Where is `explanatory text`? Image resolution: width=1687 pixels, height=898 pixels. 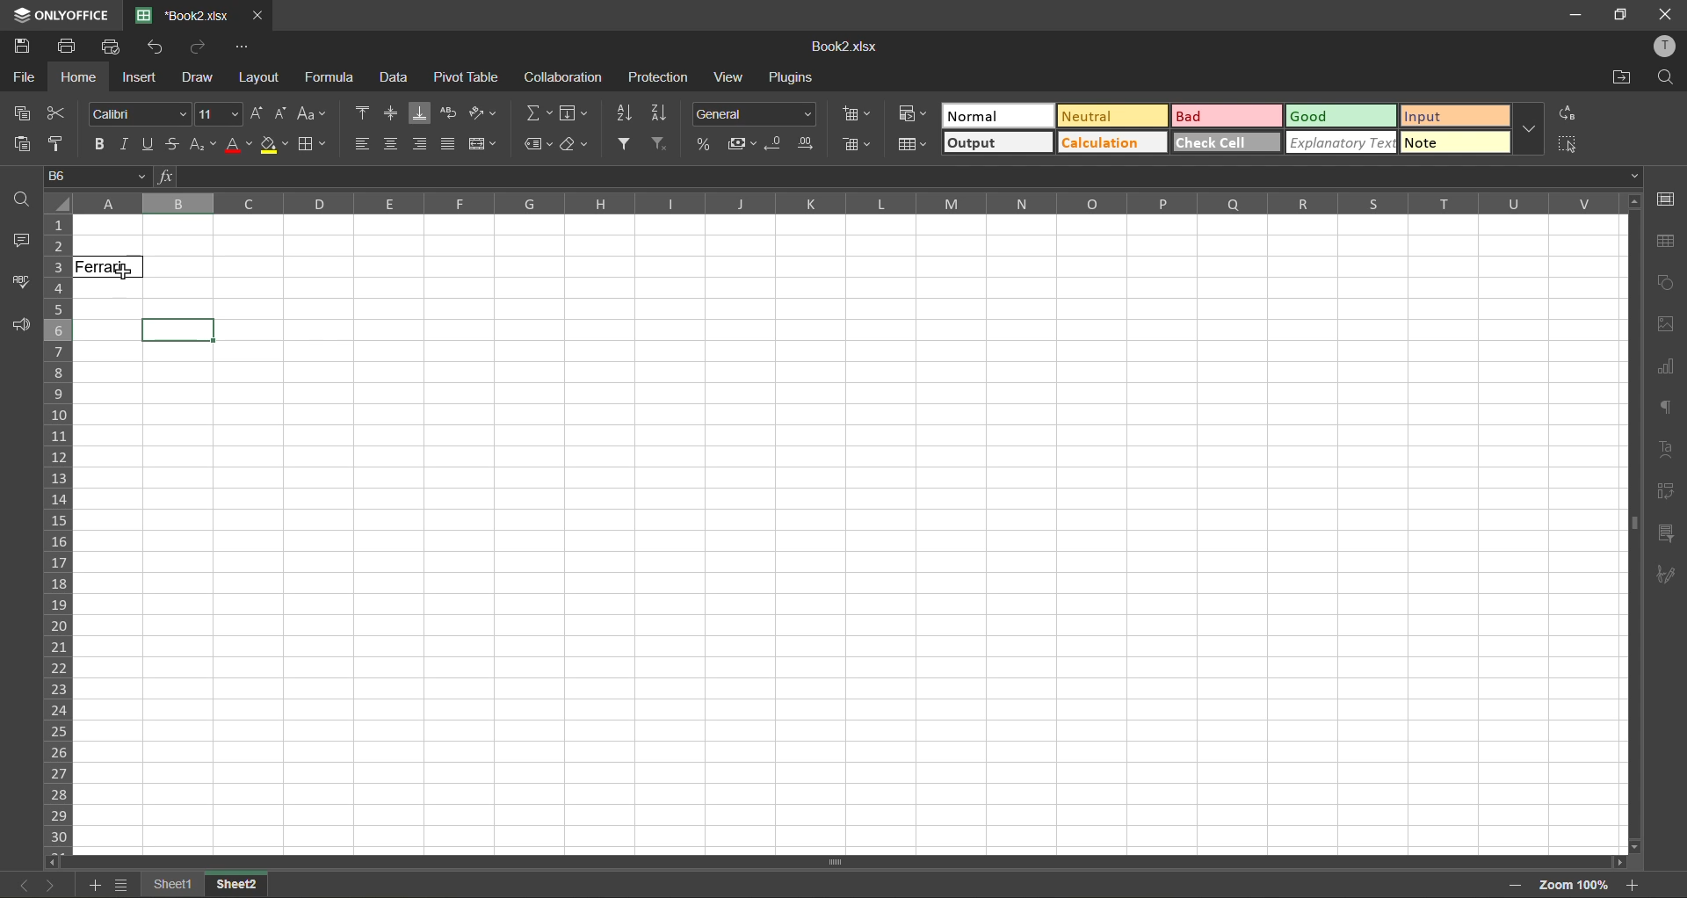
explanatory text is located at coordinates (1341, 142).